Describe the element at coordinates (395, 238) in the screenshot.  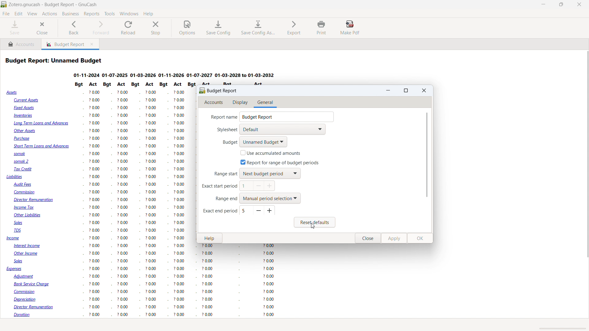
I see `apply` at that location.